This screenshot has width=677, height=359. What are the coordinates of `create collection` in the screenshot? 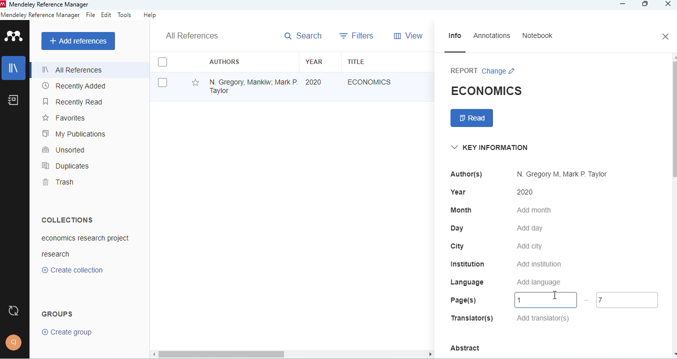 It's located at (72, 270).